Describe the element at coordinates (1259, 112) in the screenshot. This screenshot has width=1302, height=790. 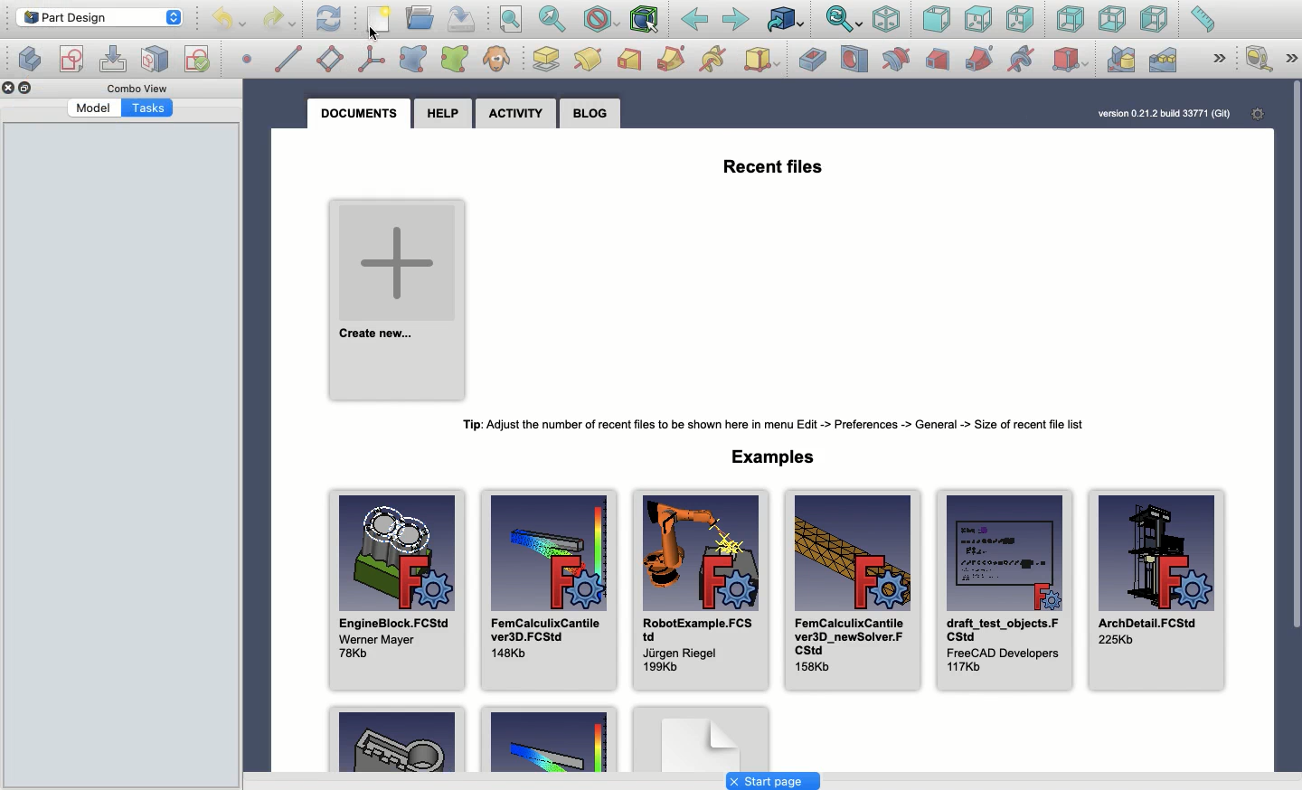
I see `Settings` at that location.